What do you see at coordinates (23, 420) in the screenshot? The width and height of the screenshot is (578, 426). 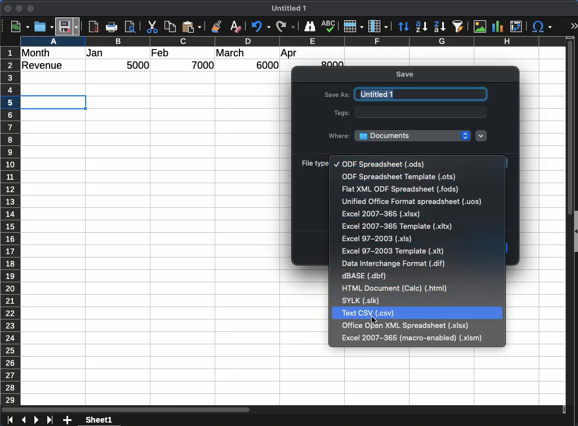 I see `previous sheet` at bounding box center [23, 420].